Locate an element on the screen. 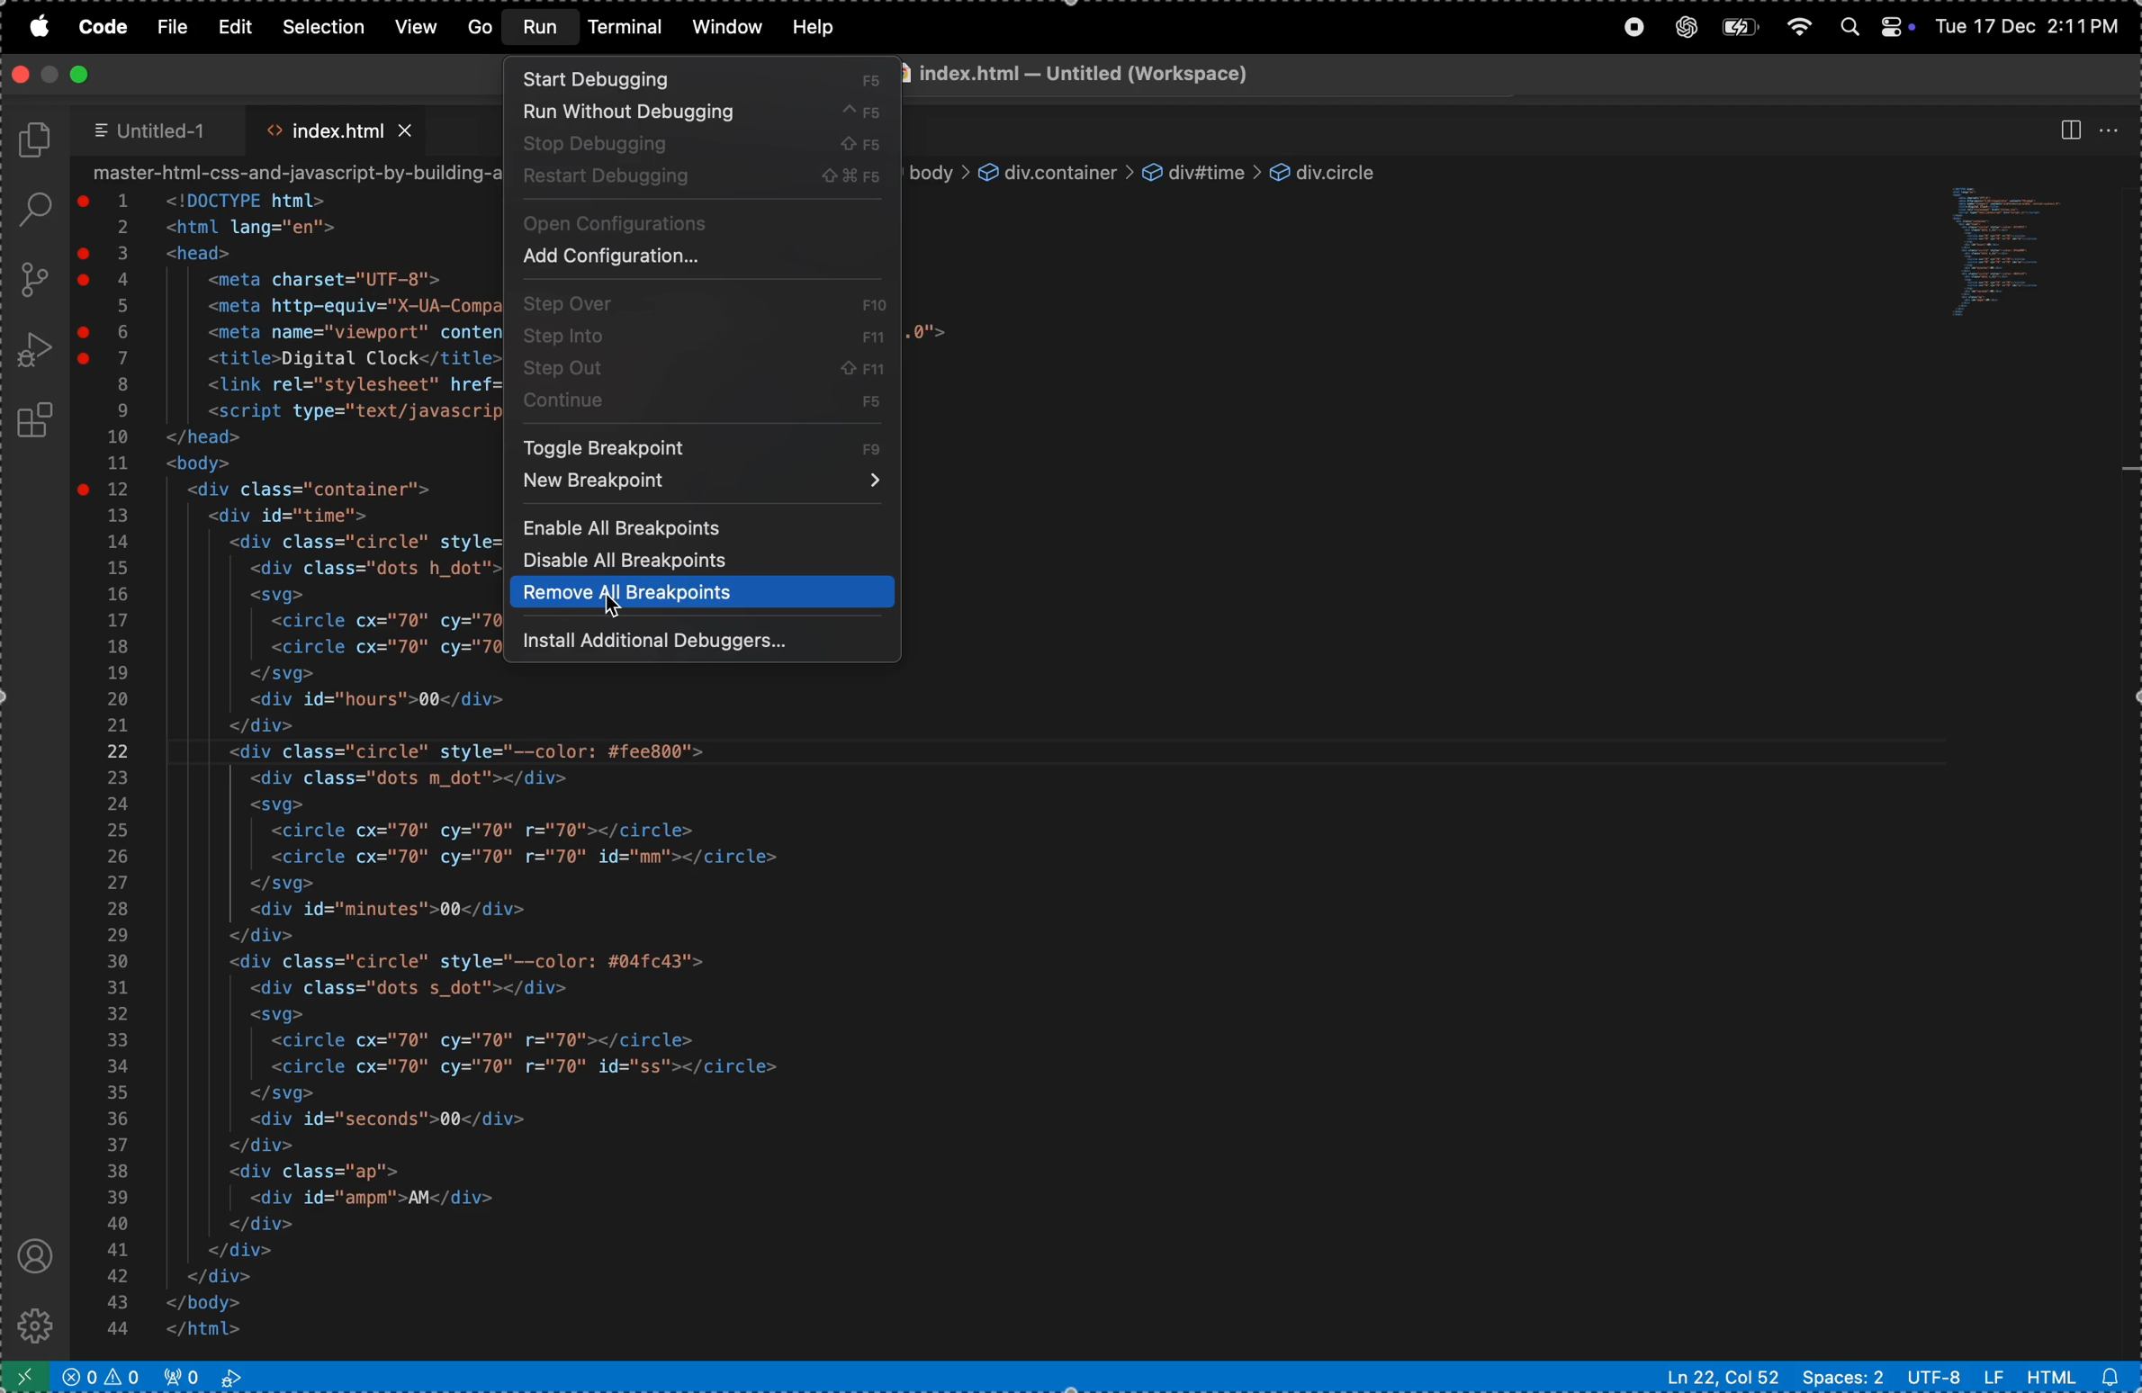 This screenshot has height=1393, width=2142. step into is located at coordinates (700, 335).